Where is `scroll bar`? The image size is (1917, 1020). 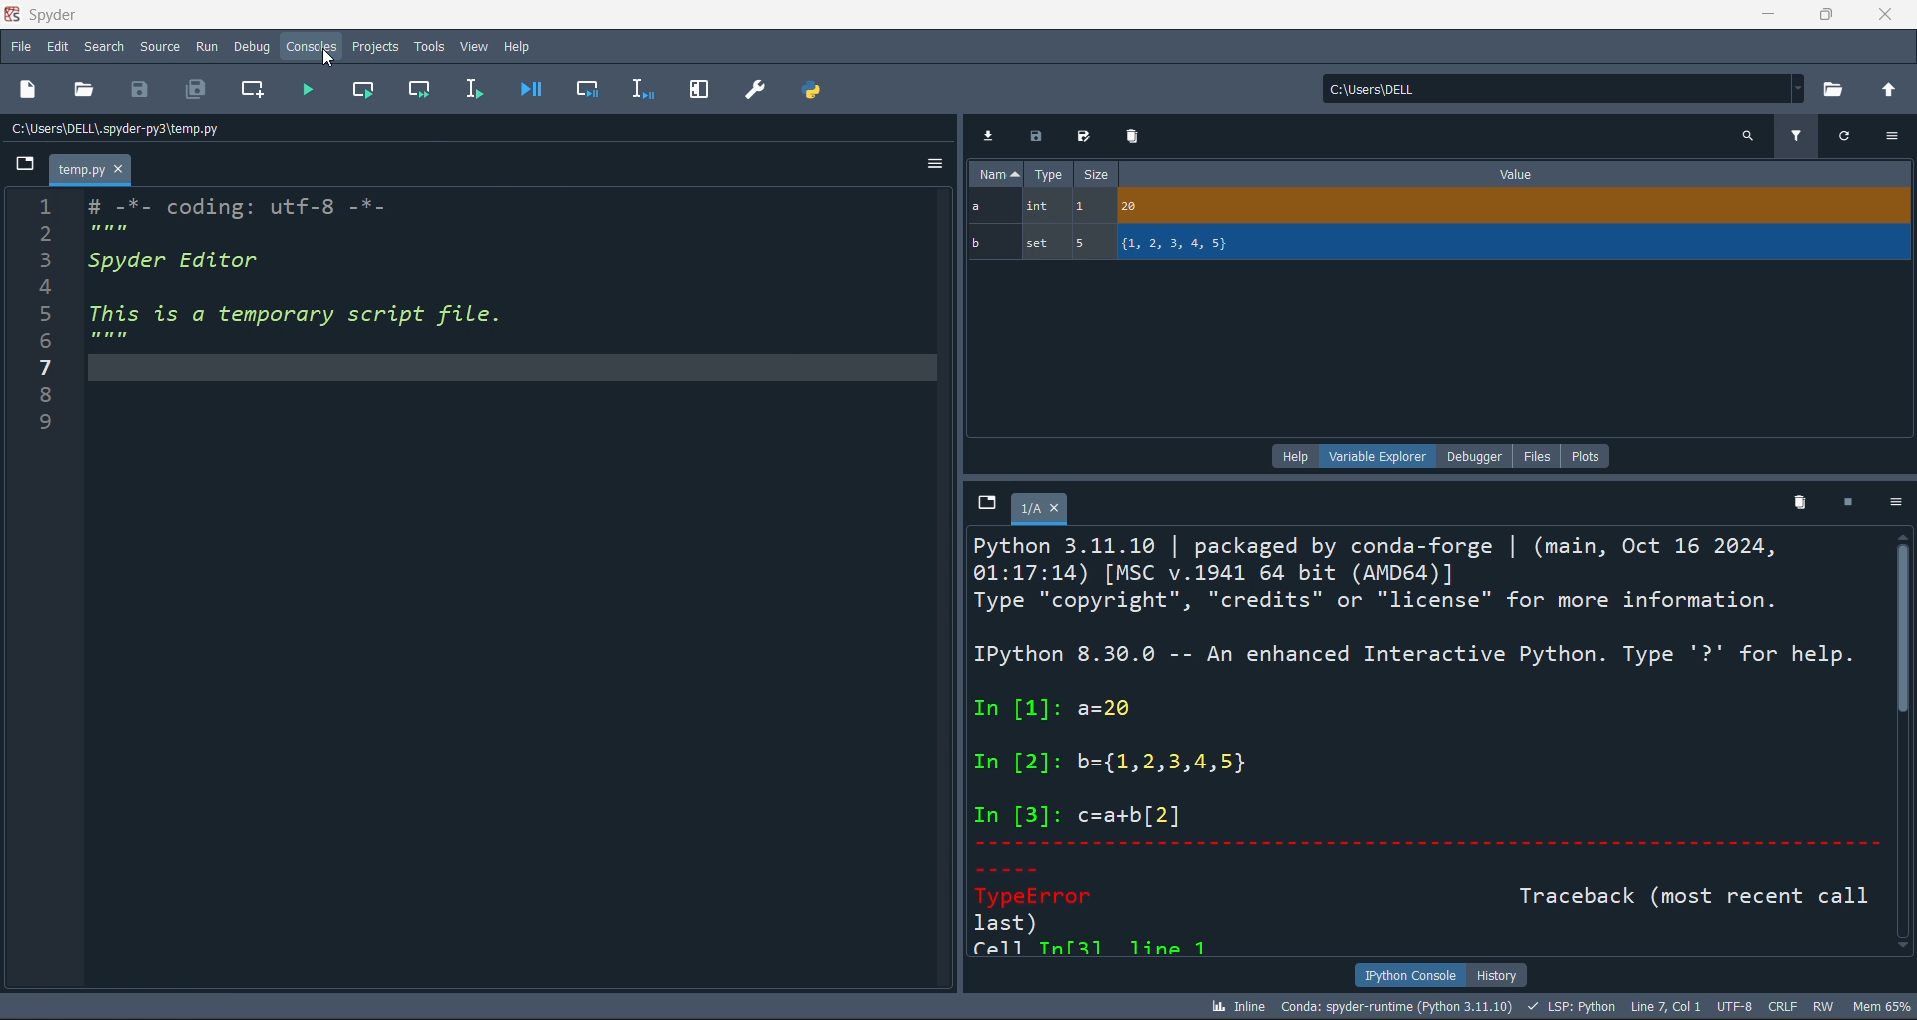 scroll bar is located at coordinates (1905, 747).